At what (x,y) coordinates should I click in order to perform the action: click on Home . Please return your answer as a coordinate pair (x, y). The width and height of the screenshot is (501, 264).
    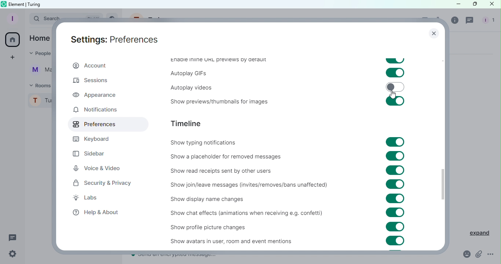
    Looking at the image, I should click on (40, 38).